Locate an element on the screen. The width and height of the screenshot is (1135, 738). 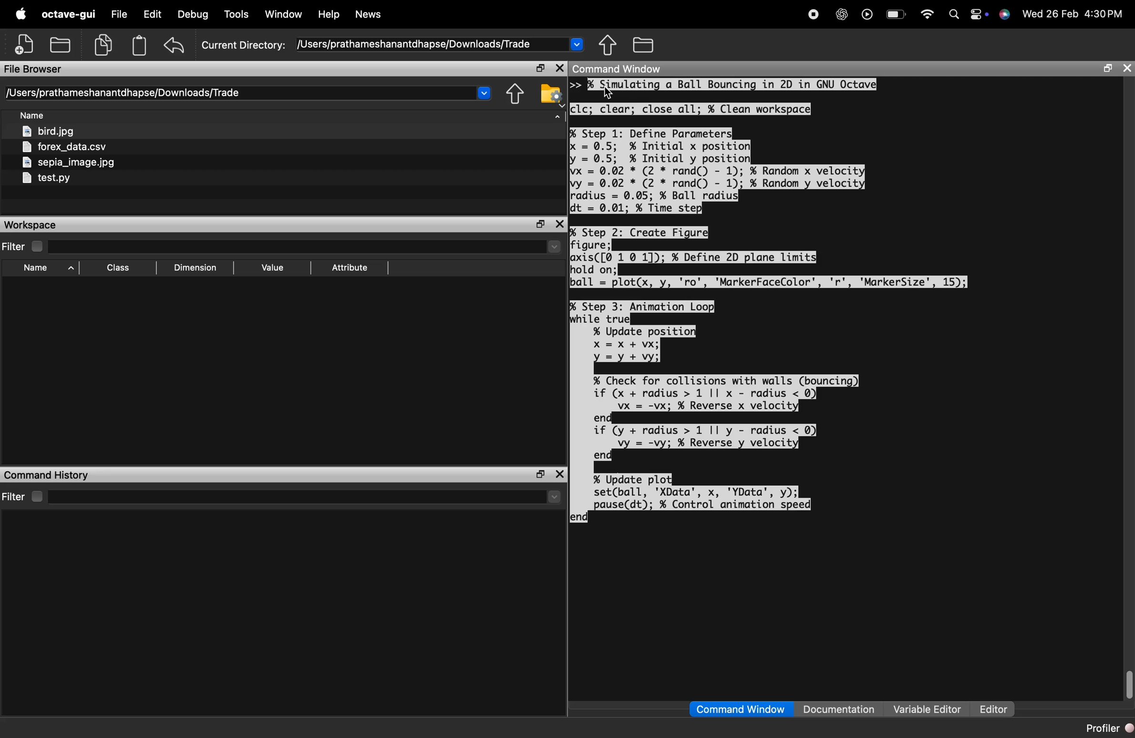
chatgpt is located at coordinates (842, 14).